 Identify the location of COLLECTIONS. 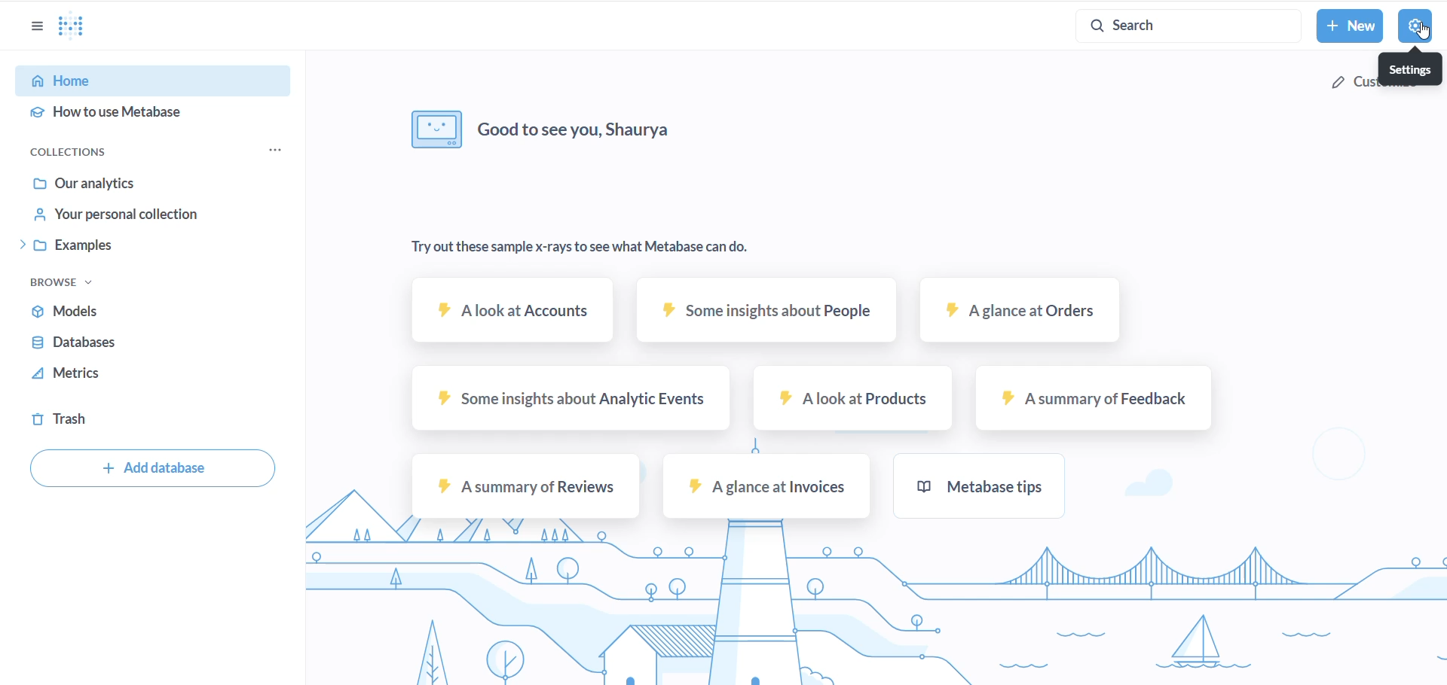
(84, 151).